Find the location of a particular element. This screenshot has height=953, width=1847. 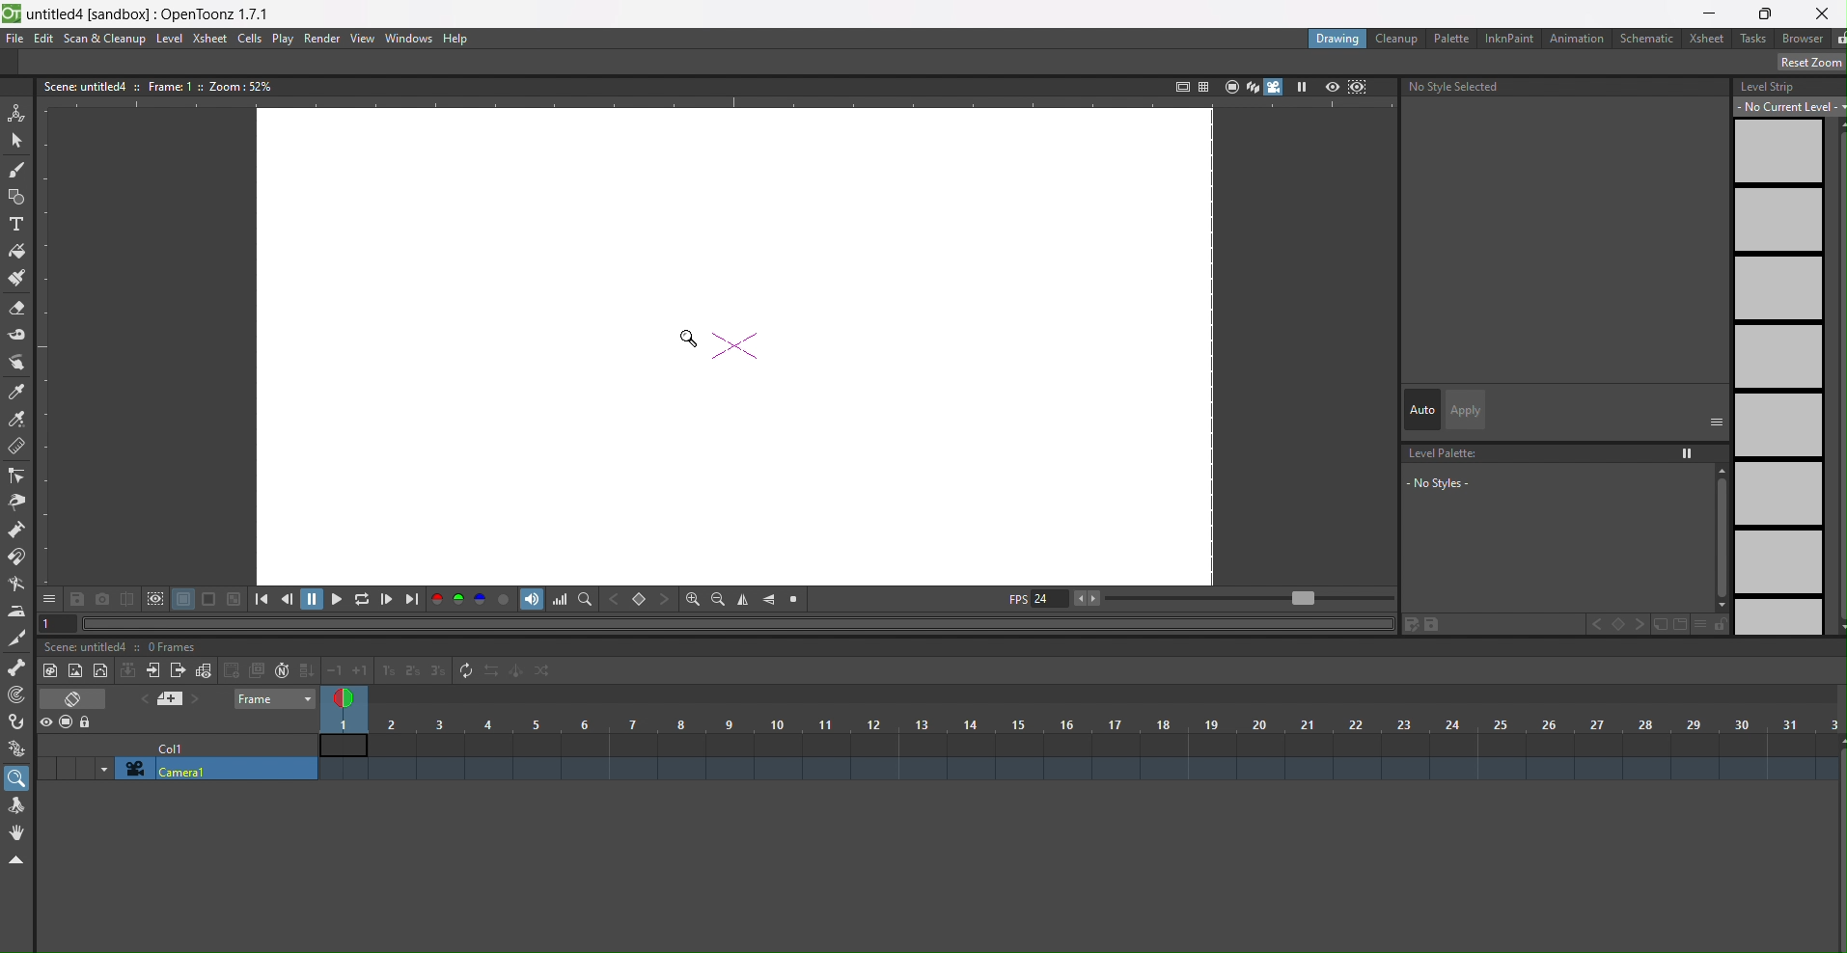

camera toggle view is located at coordinates (1277, 89).